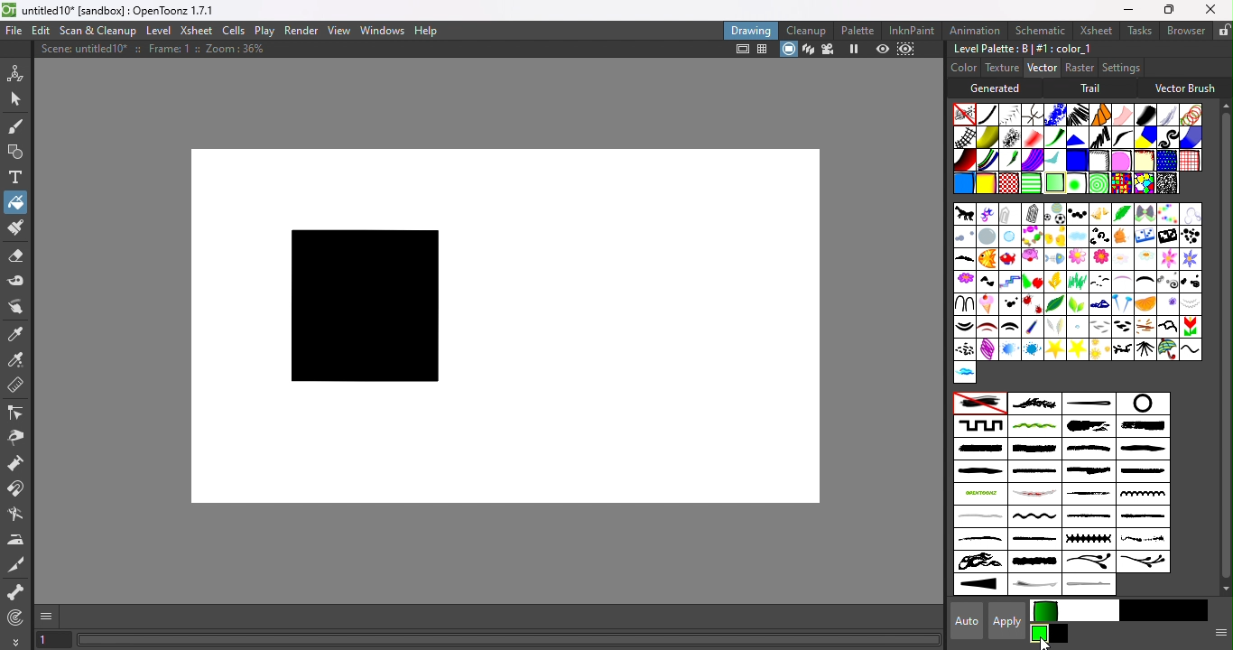  What do you see at coordinates (1167, 349) in the screenshot?
I see `Umbrella` at bounding box center [1167, 349].